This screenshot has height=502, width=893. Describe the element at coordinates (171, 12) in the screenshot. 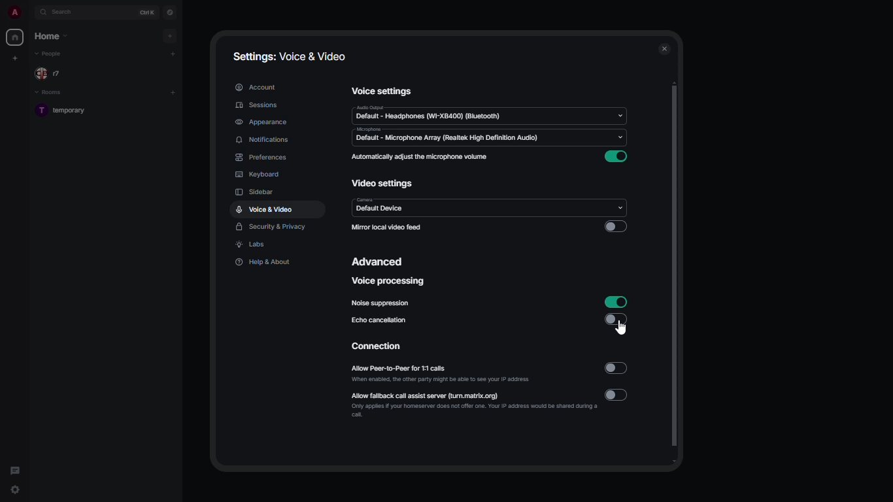

I see `navigator` at that location.